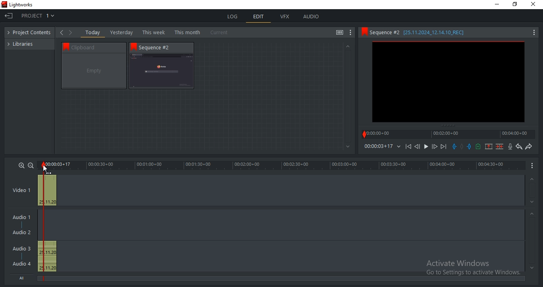 The image size is (543, 287). Describe the element at coordinates (434, 147) in the screenshot. I see `Nudge one frame forward` at that location.